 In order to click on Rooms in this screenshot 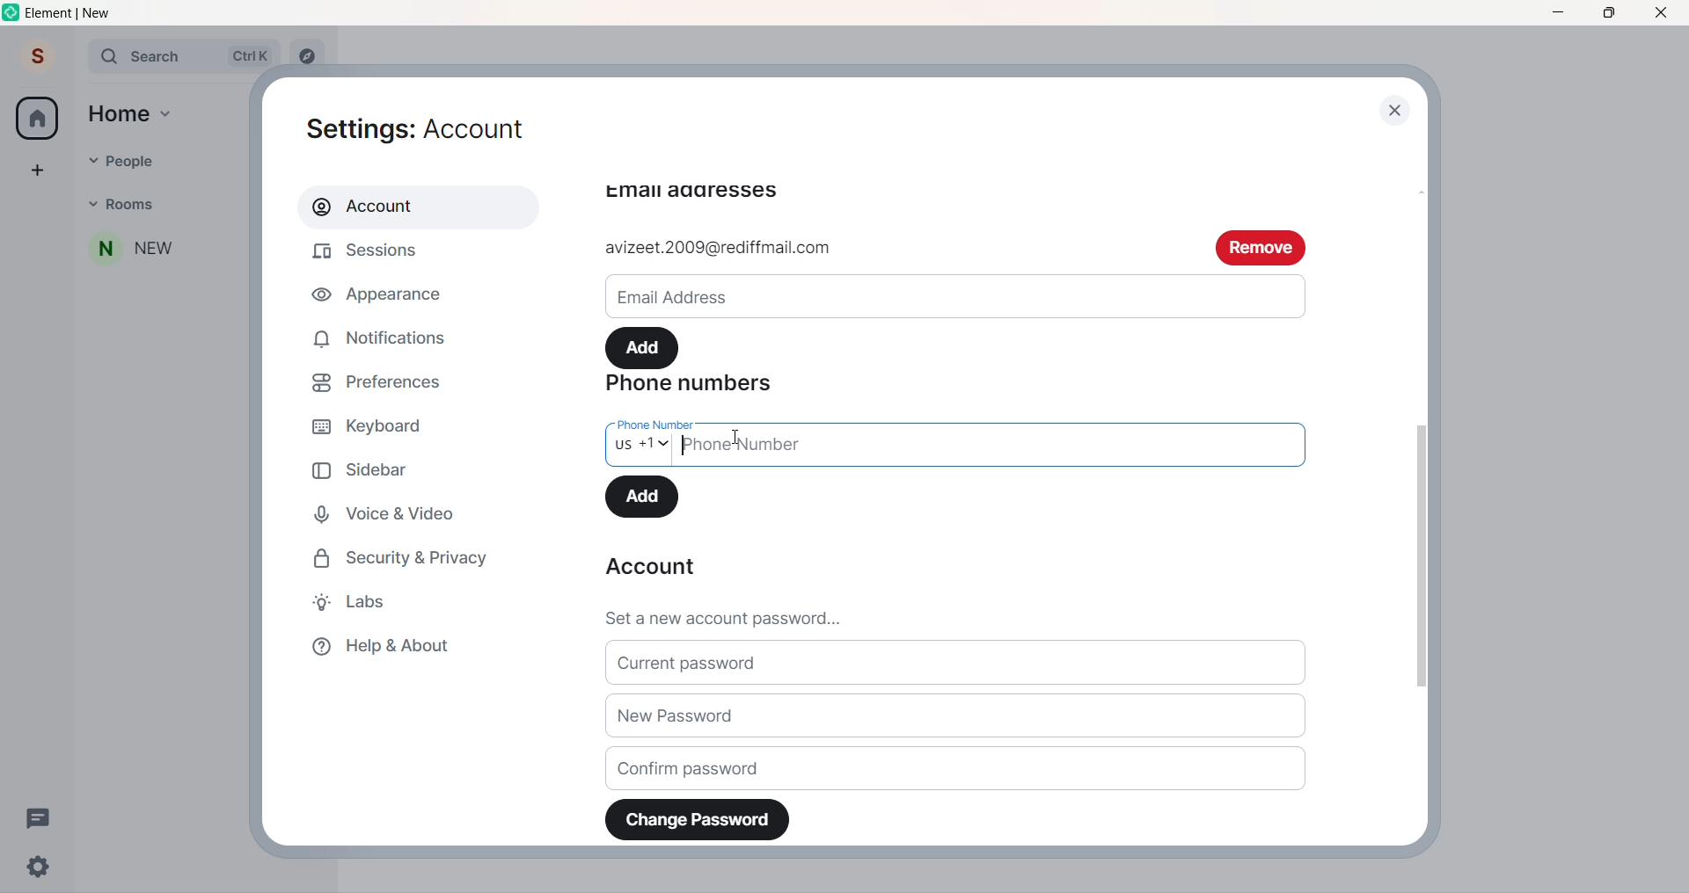, I will do `click(172, 204)`.